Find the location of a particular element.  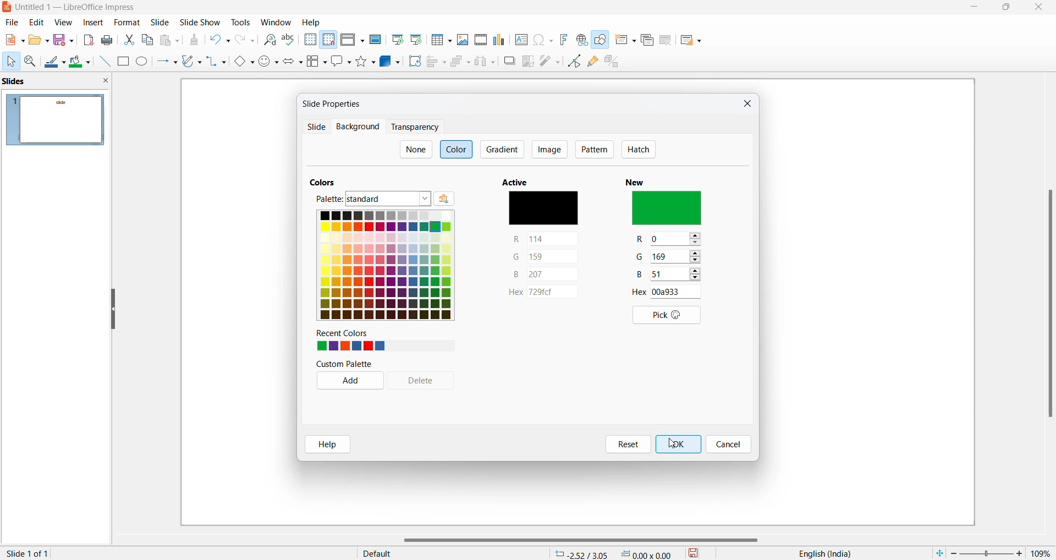

symbol shapes is located at coordinates (269, 62).